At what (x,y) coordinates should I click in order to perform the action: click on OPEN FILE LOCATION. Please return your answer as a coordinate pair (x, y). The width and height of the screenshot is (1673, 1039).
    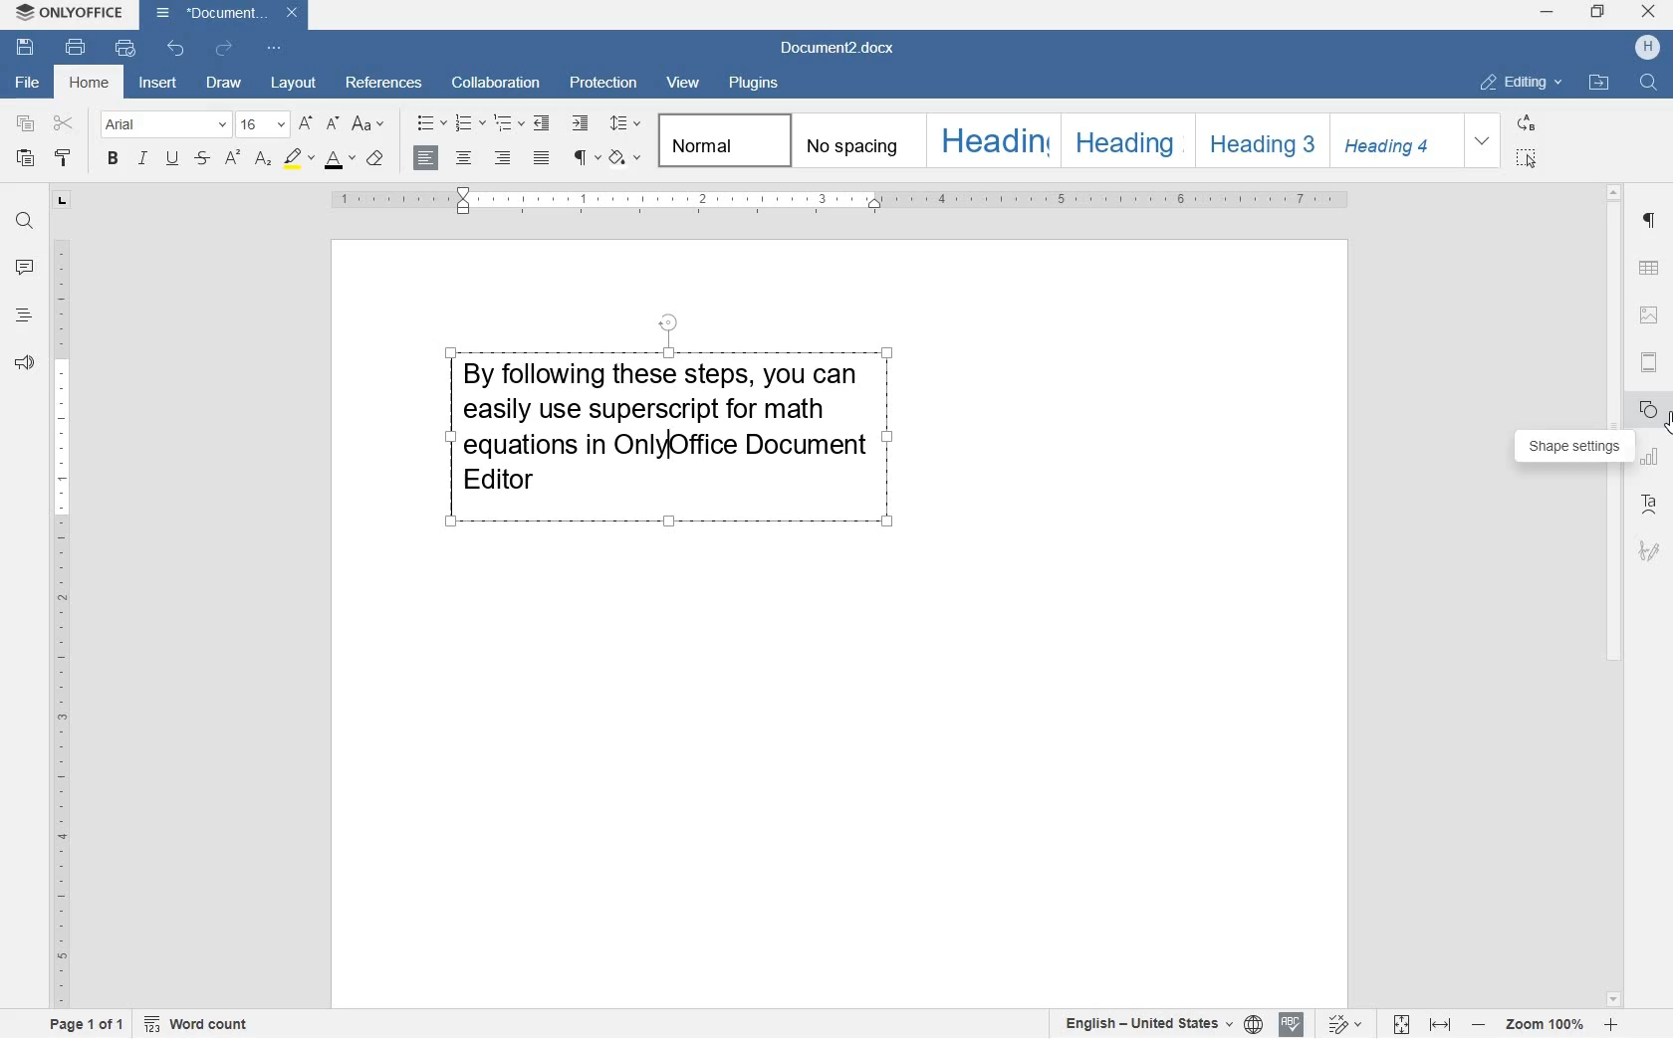
    Looking at the image, I should click on (1598, 81).